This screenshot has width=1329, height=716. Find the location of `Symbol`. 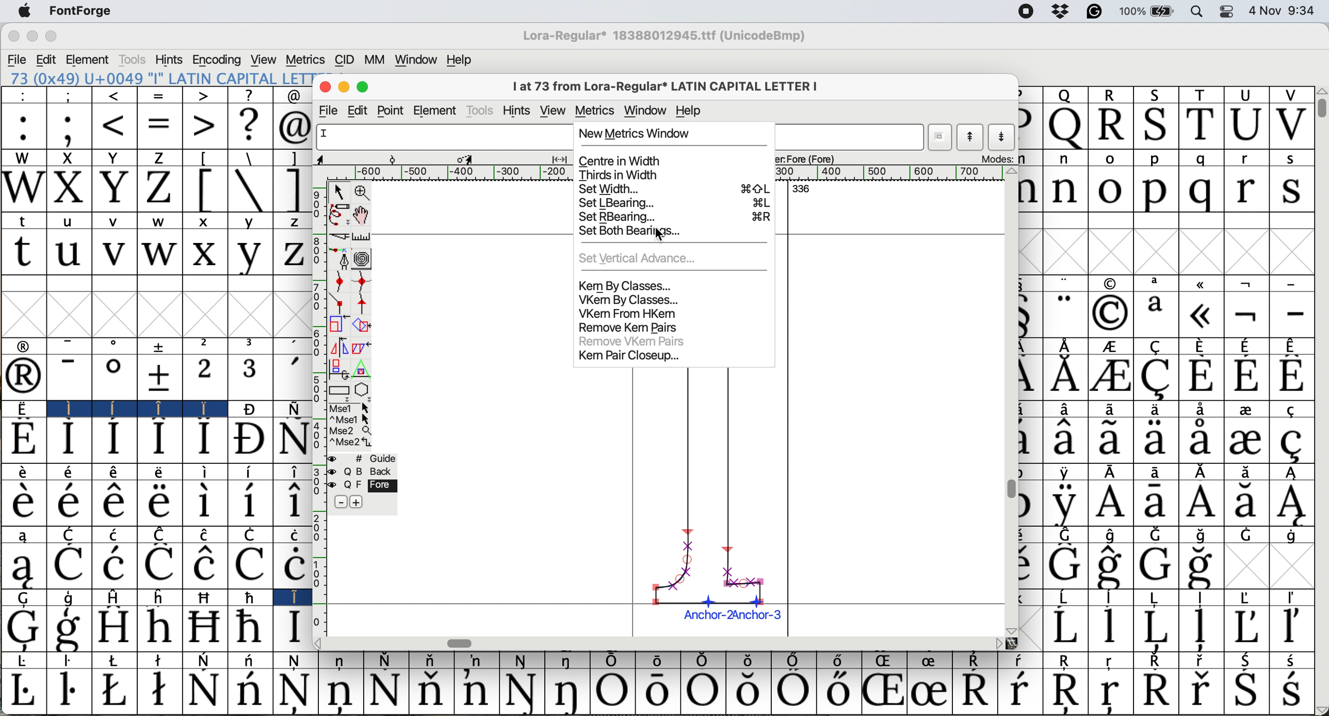

Symbol is located at coordinates (252, 659).